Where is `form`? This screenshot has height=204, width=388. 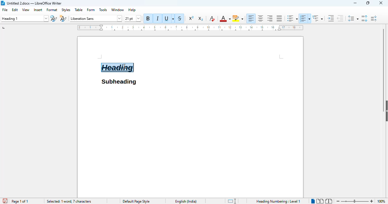 form is located at coordinates (91, 10).